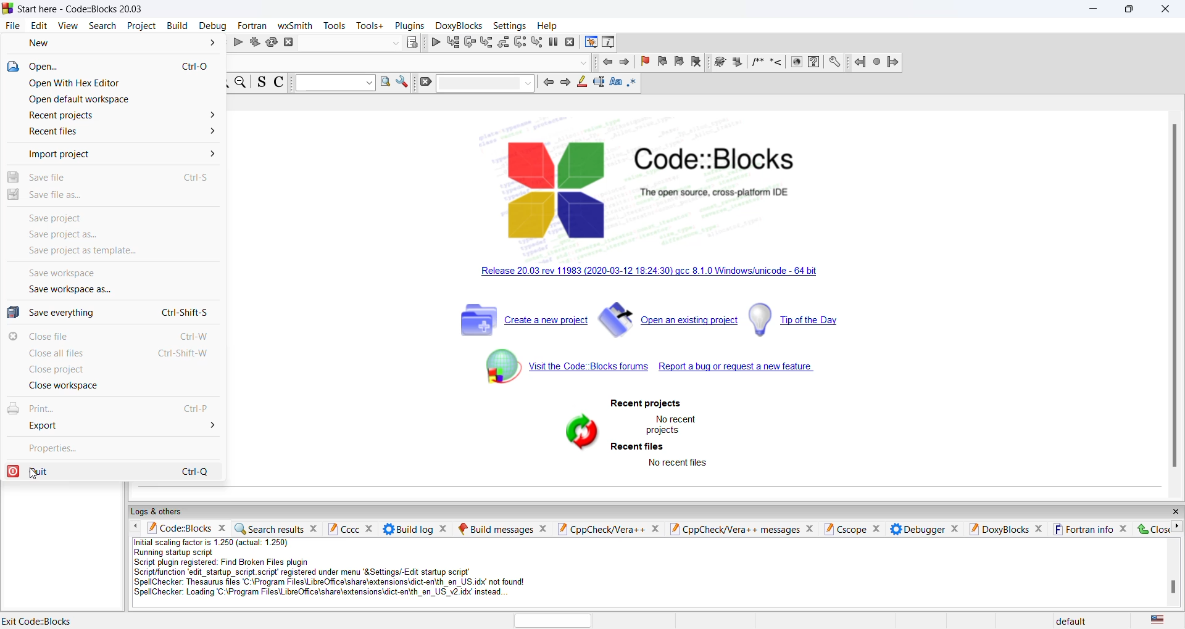 The height and width of the screenshot is (629, 1185). What do you see at coordinates (407, 529) in the screenshot?
I see `build log panes` at bounding box center [407, 529].